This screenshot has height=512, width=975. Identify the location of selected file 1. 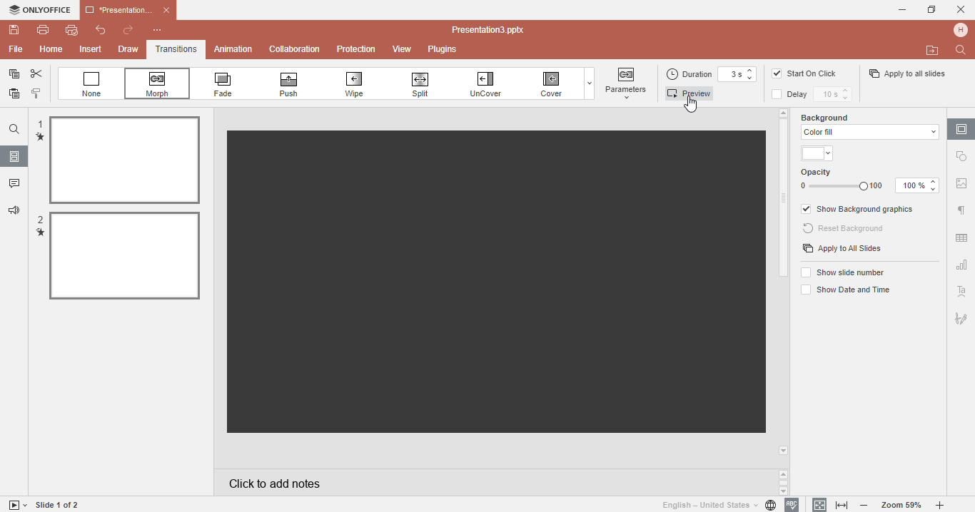
(124, 160).